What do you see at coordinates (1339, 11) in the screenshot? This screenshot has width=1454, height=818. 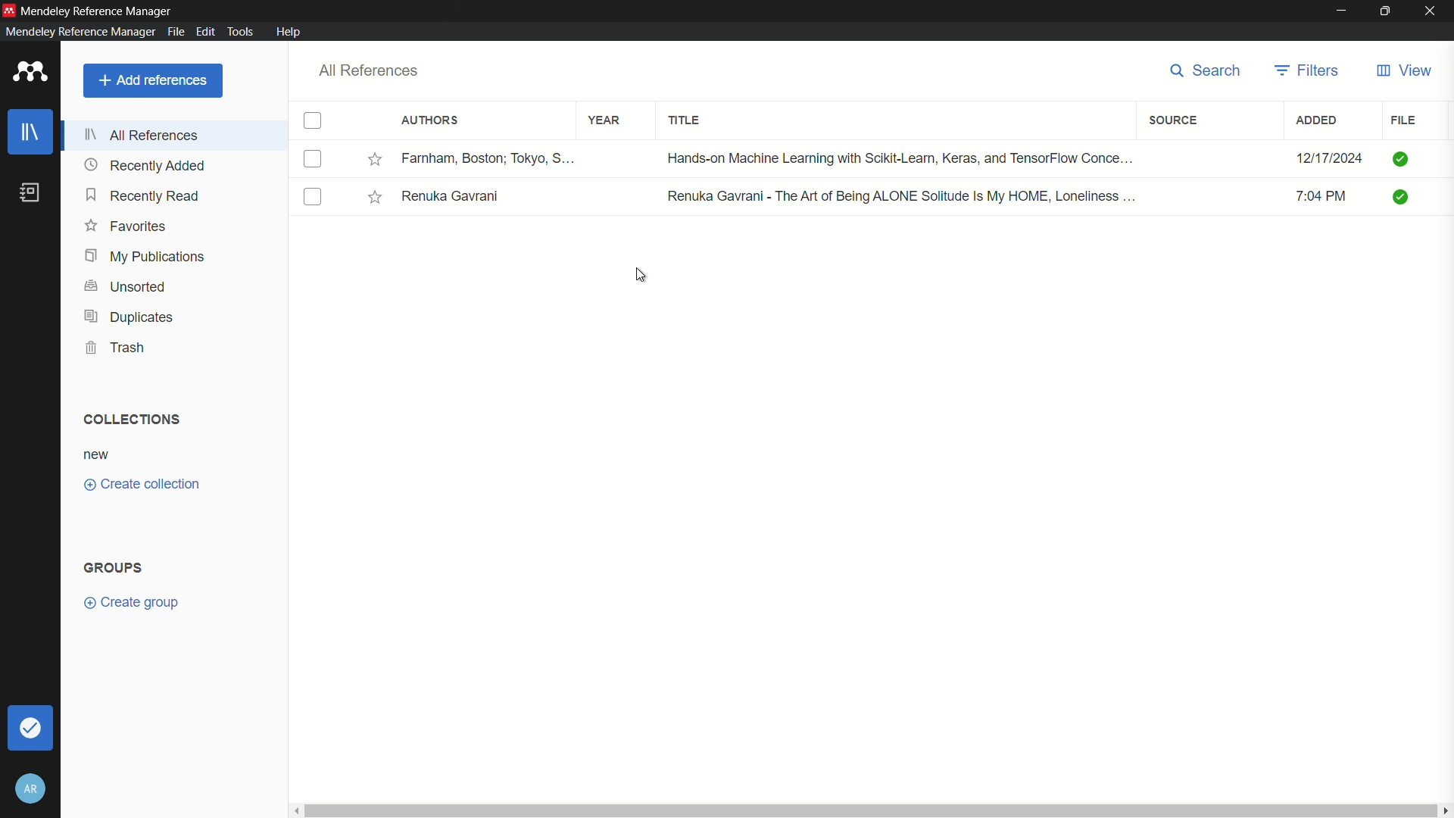 I see `minimize` at bounding box center [1339, 11].